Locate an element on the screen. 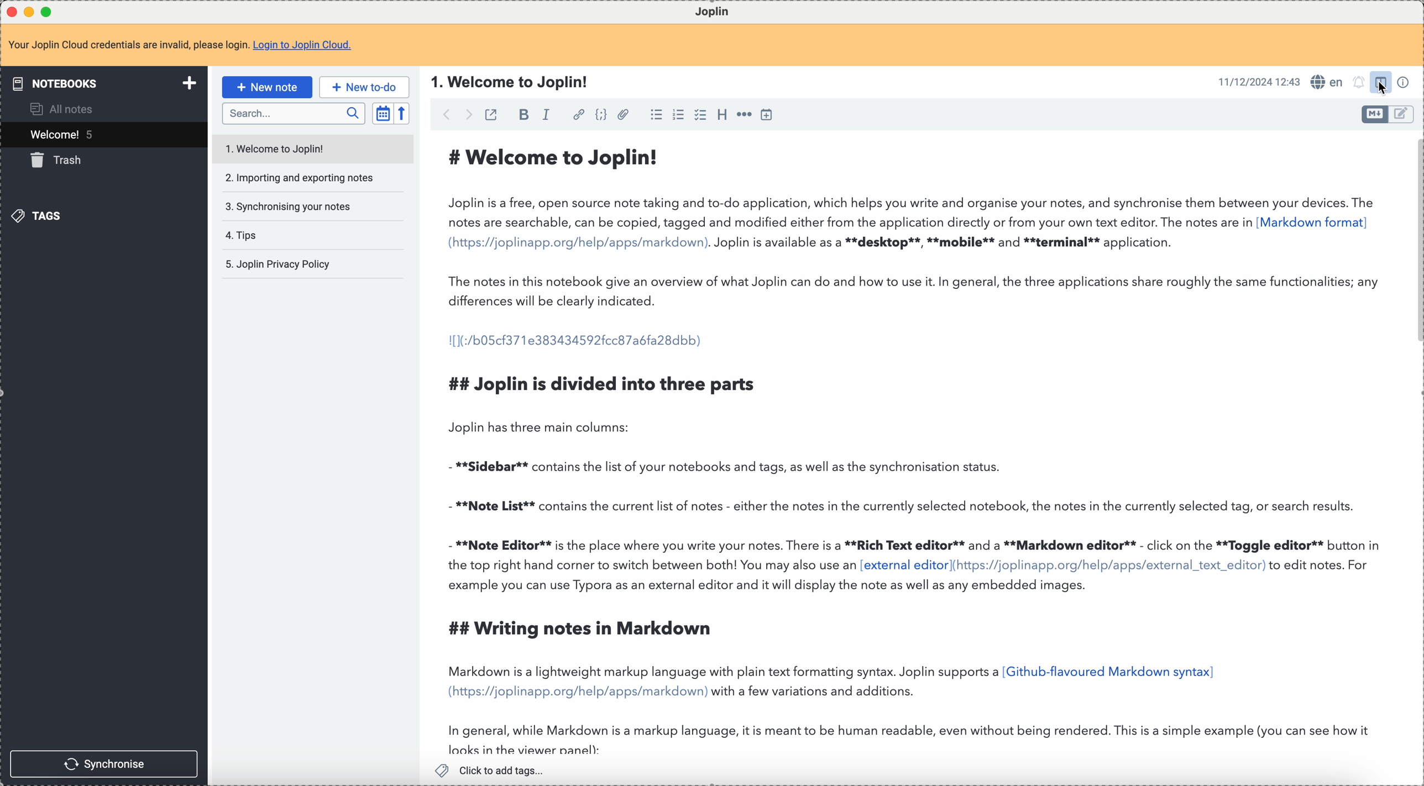  search bar is located at coordinates (293, 114).